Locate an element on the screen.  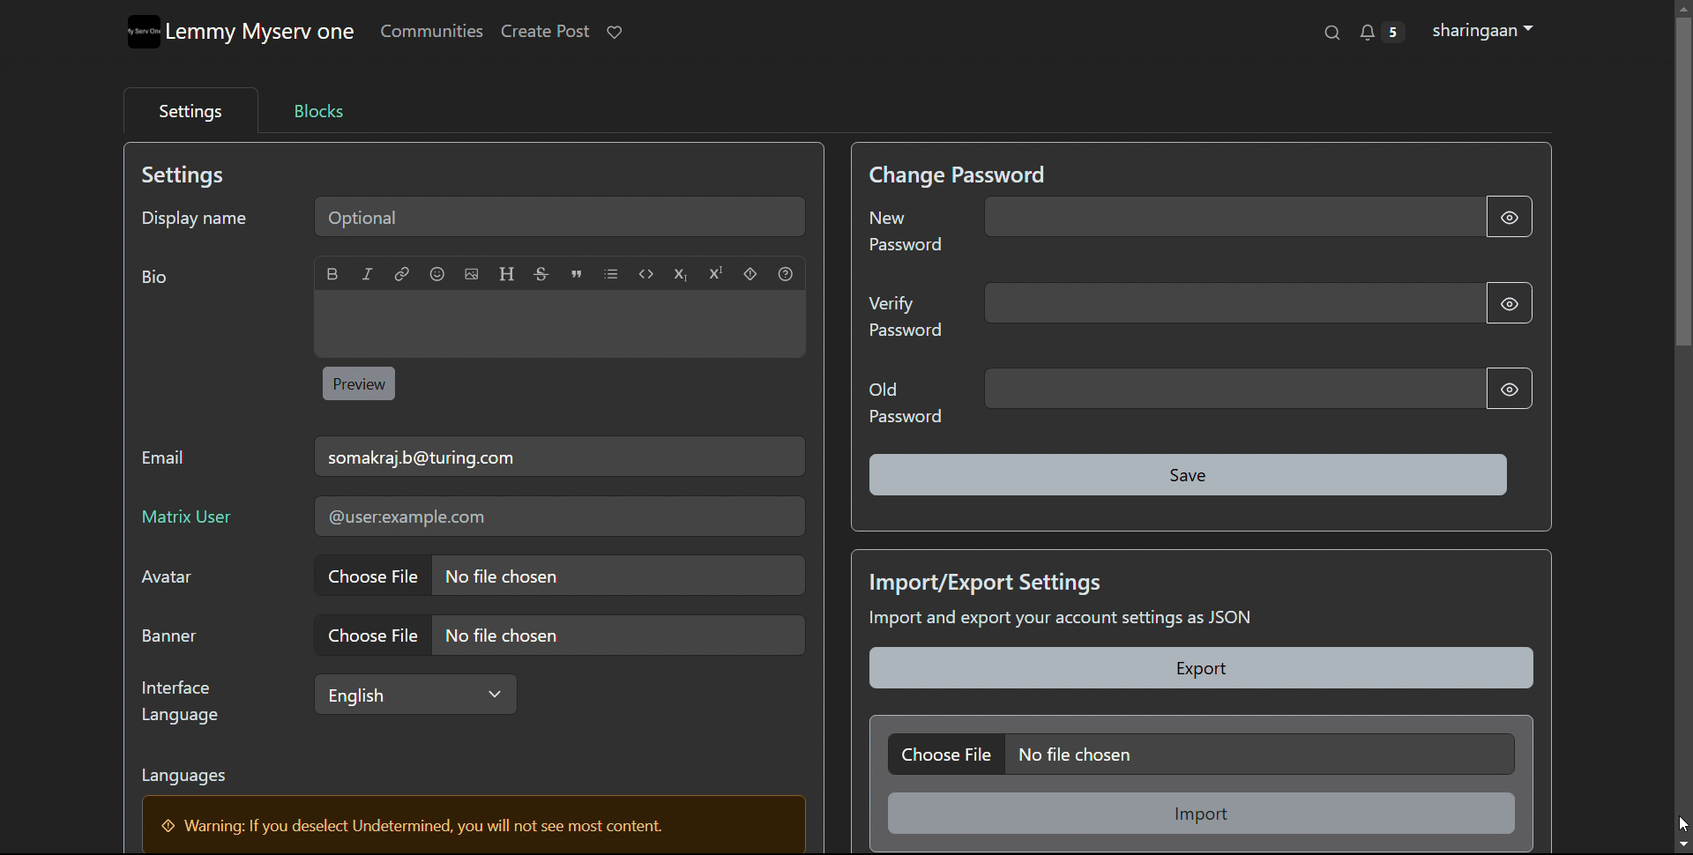
blocks is located at coordinates (317, 110).